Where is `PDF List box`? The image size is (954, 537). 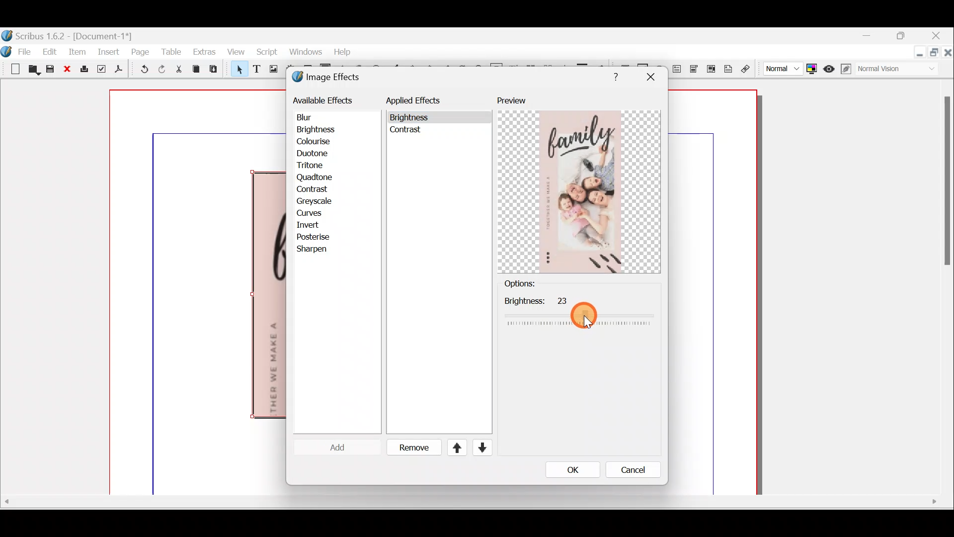 PDF List box is located at coordinates (711, 68).